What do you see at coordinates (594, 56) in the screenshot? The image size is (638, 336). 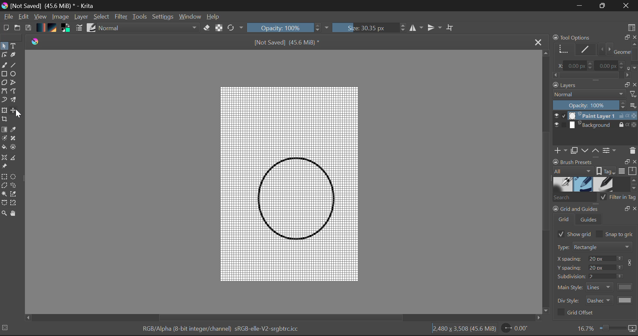 I see `Tool Options` at bounding box center [594, 56].